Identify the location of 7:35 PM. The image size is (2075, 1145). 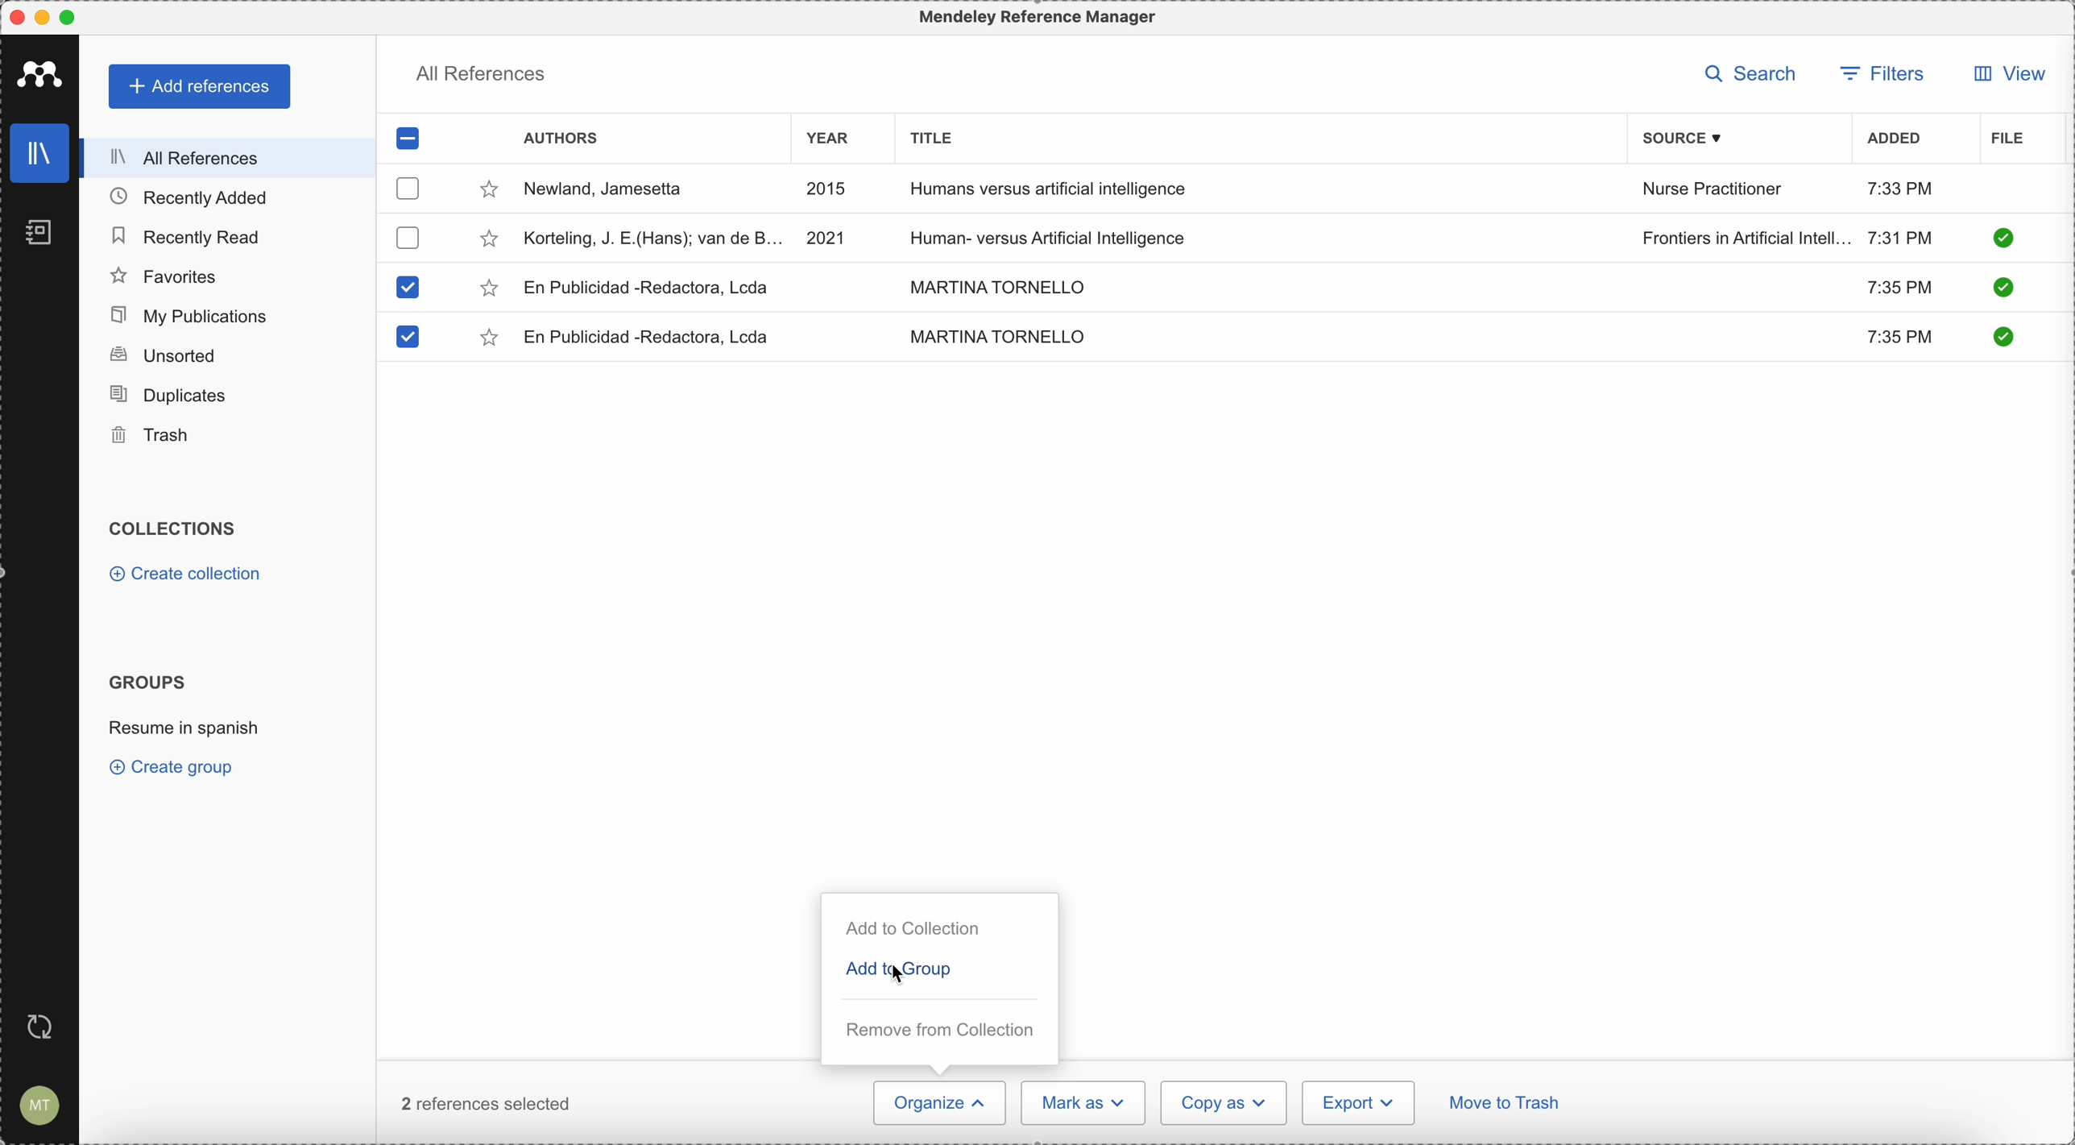
(1898, 285).